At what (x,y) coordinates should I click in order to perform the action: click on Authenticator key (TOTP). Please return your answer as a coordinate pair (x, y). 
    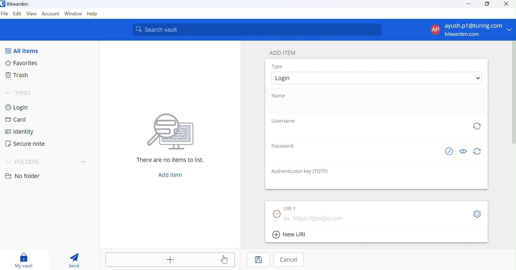
    Looking at the image, I should click on (300, 171).